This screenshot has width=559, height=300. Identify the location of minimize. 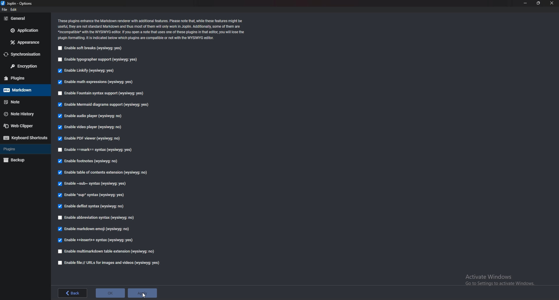
(525, 3).